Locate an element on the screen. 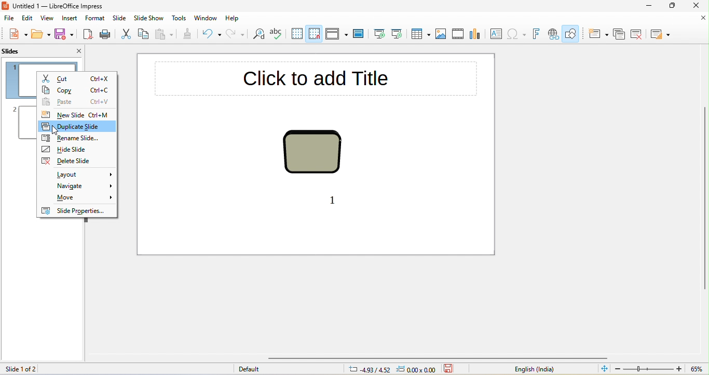  shape is located at coordinates (315, 153).